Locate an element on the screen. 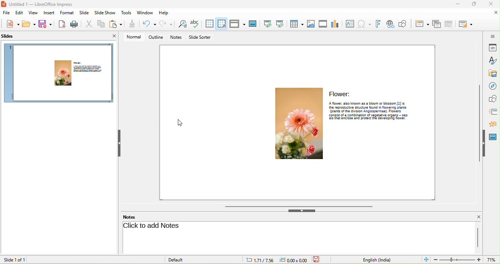  video/audio is located at coordinates (323, 24).